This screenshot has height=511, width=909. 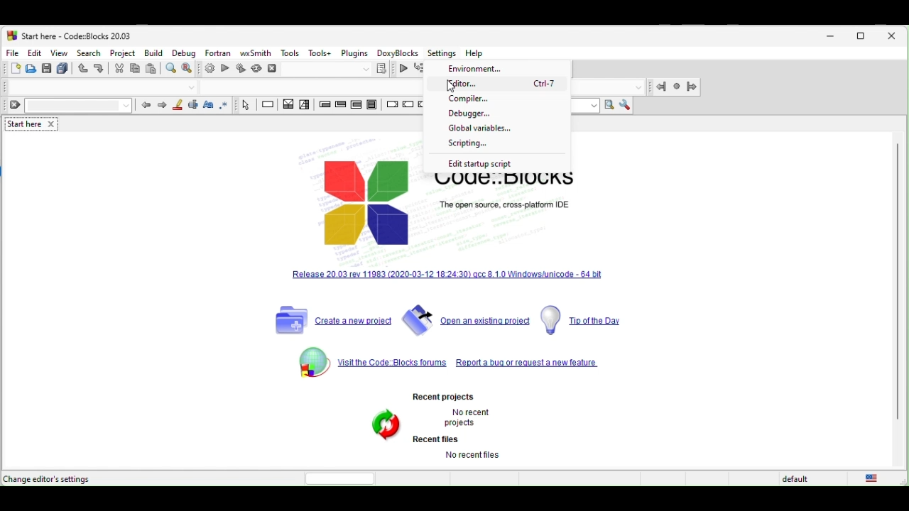 I want to click on highlight, so click(x=178, y=105).